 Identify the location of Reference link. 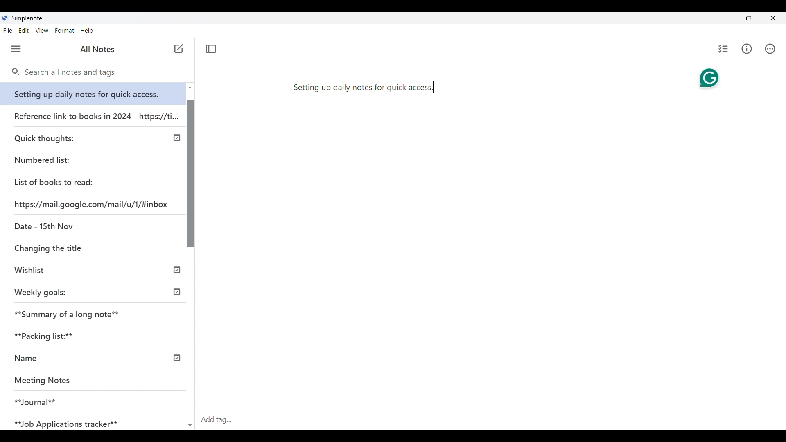
(95, 114).